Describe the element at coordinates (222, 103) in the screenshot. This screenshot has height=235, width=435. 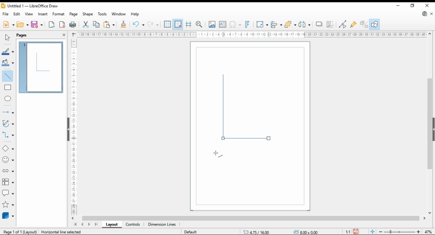
I see `new shape` at that location.